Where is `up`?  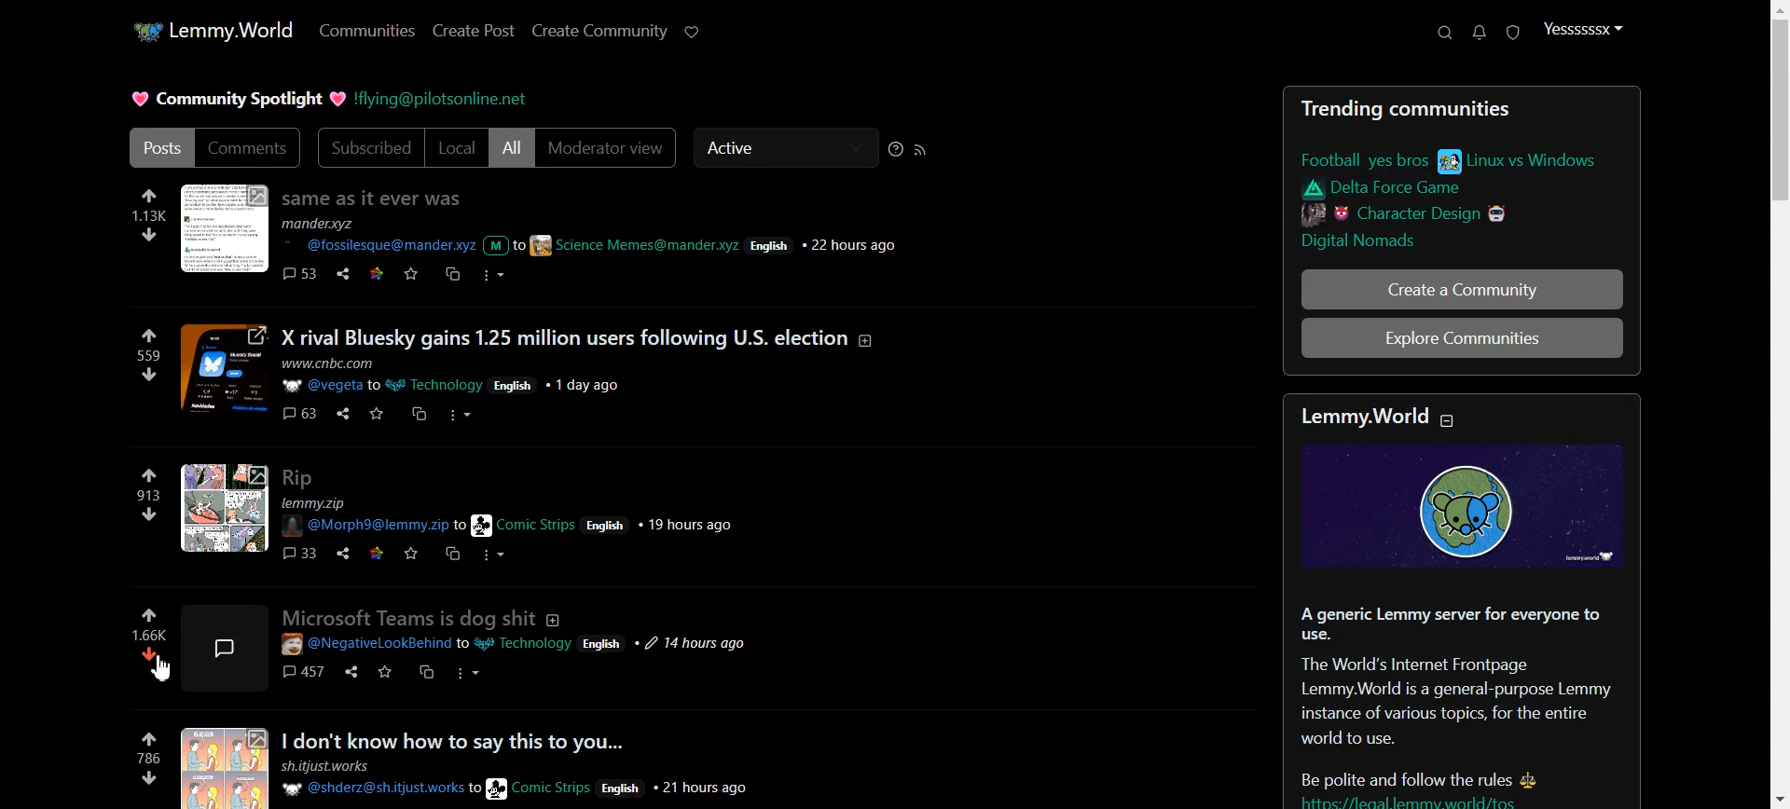 up is located at coordinates (147, 740).